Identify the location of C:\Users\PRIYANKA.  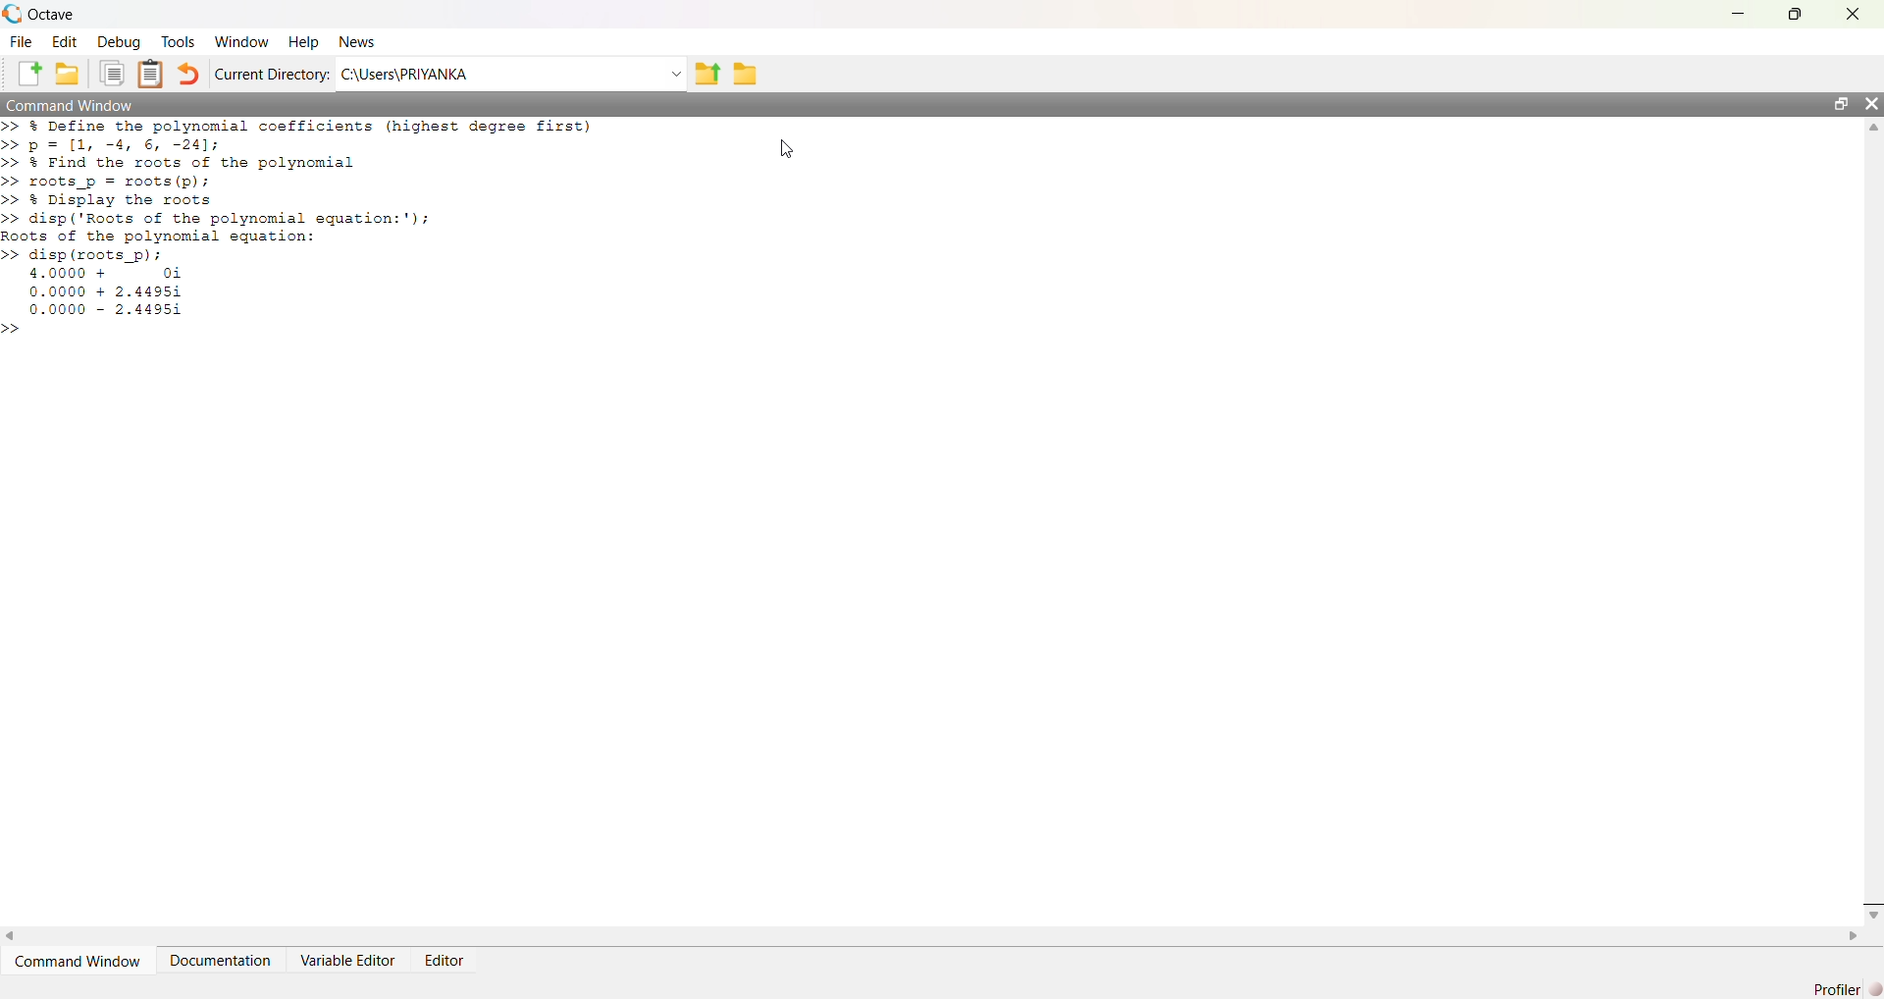
(512, 75).